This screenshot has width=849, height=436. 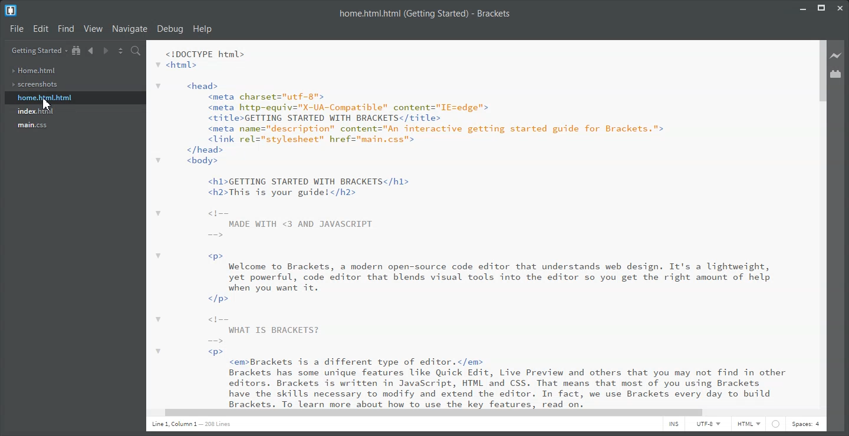 What do you see at coordinates (34, 71) in the screenshot?
I see `Home.html` at bounding box center [34, 71].